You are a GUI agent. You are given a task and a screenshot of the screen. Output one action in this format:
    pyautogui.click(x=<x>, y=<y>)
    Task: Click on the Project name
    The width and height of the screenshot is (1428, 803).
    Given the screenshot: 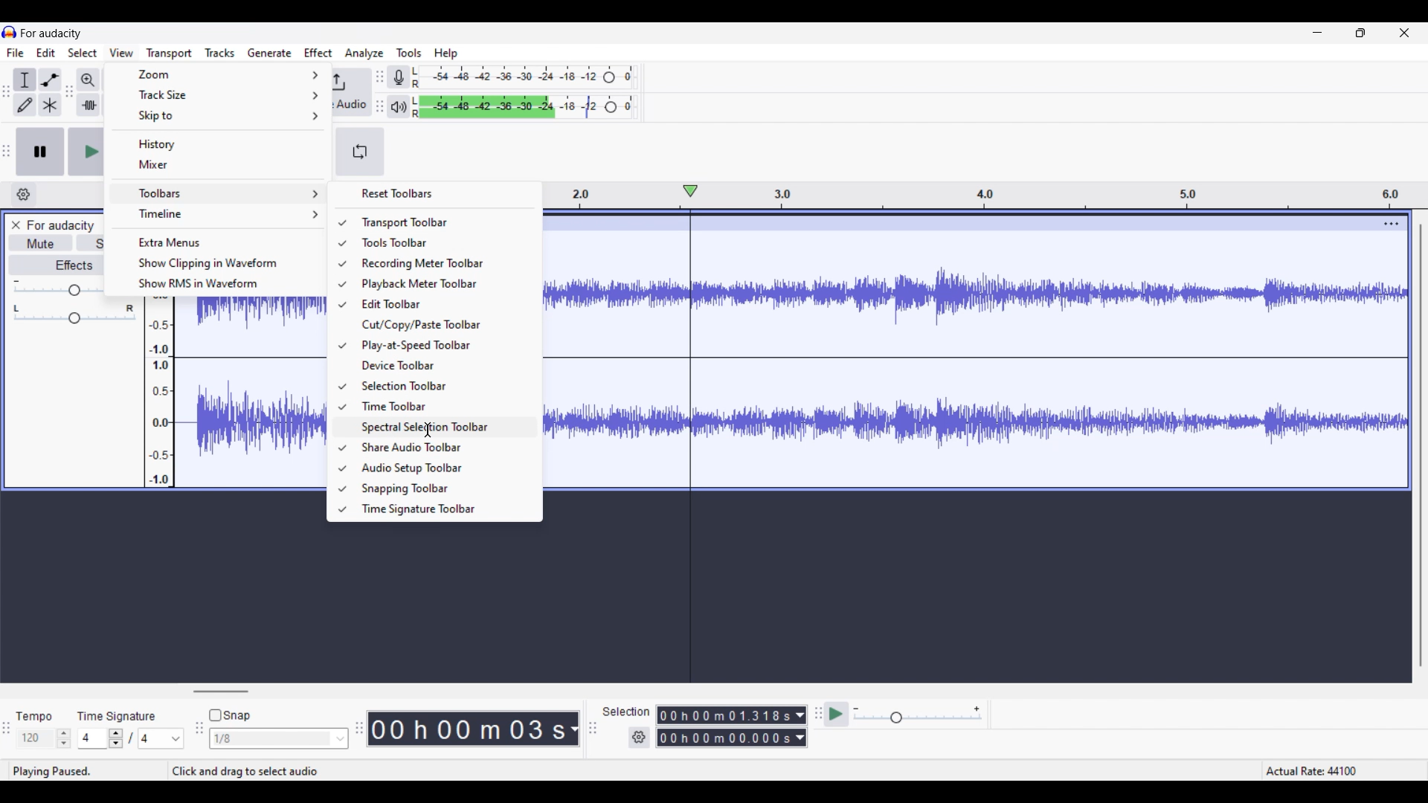 What is the action you would take?
    pyautogui.click(x=59, y=225)
    